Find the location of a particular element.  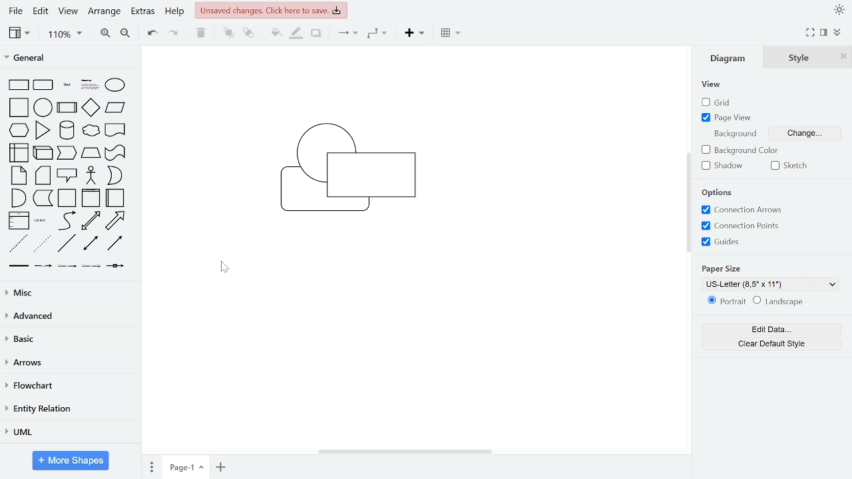

step is located at coordinates (67, 154).